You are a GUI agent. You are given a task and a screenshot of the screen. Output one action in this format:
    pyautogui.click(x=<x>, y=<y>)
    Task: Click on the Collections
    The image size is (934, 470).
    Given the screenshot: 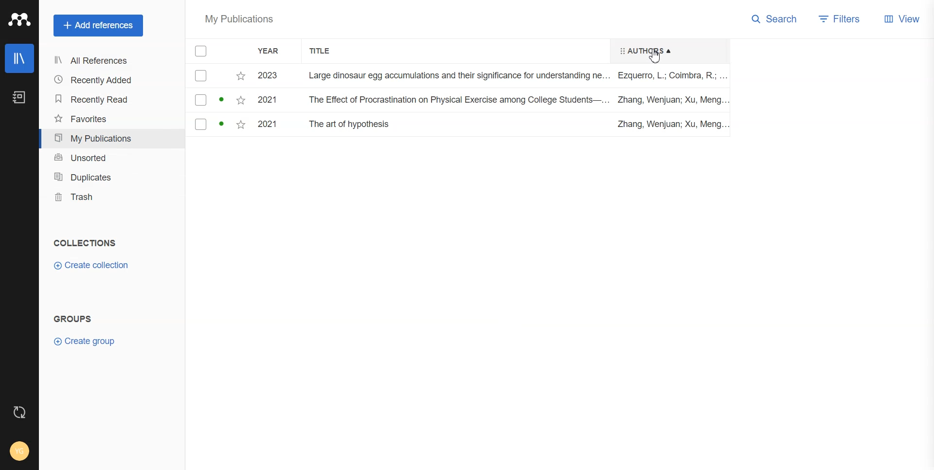 What is the action you would take?
    pyautogui.click(x=85, y=242)
    